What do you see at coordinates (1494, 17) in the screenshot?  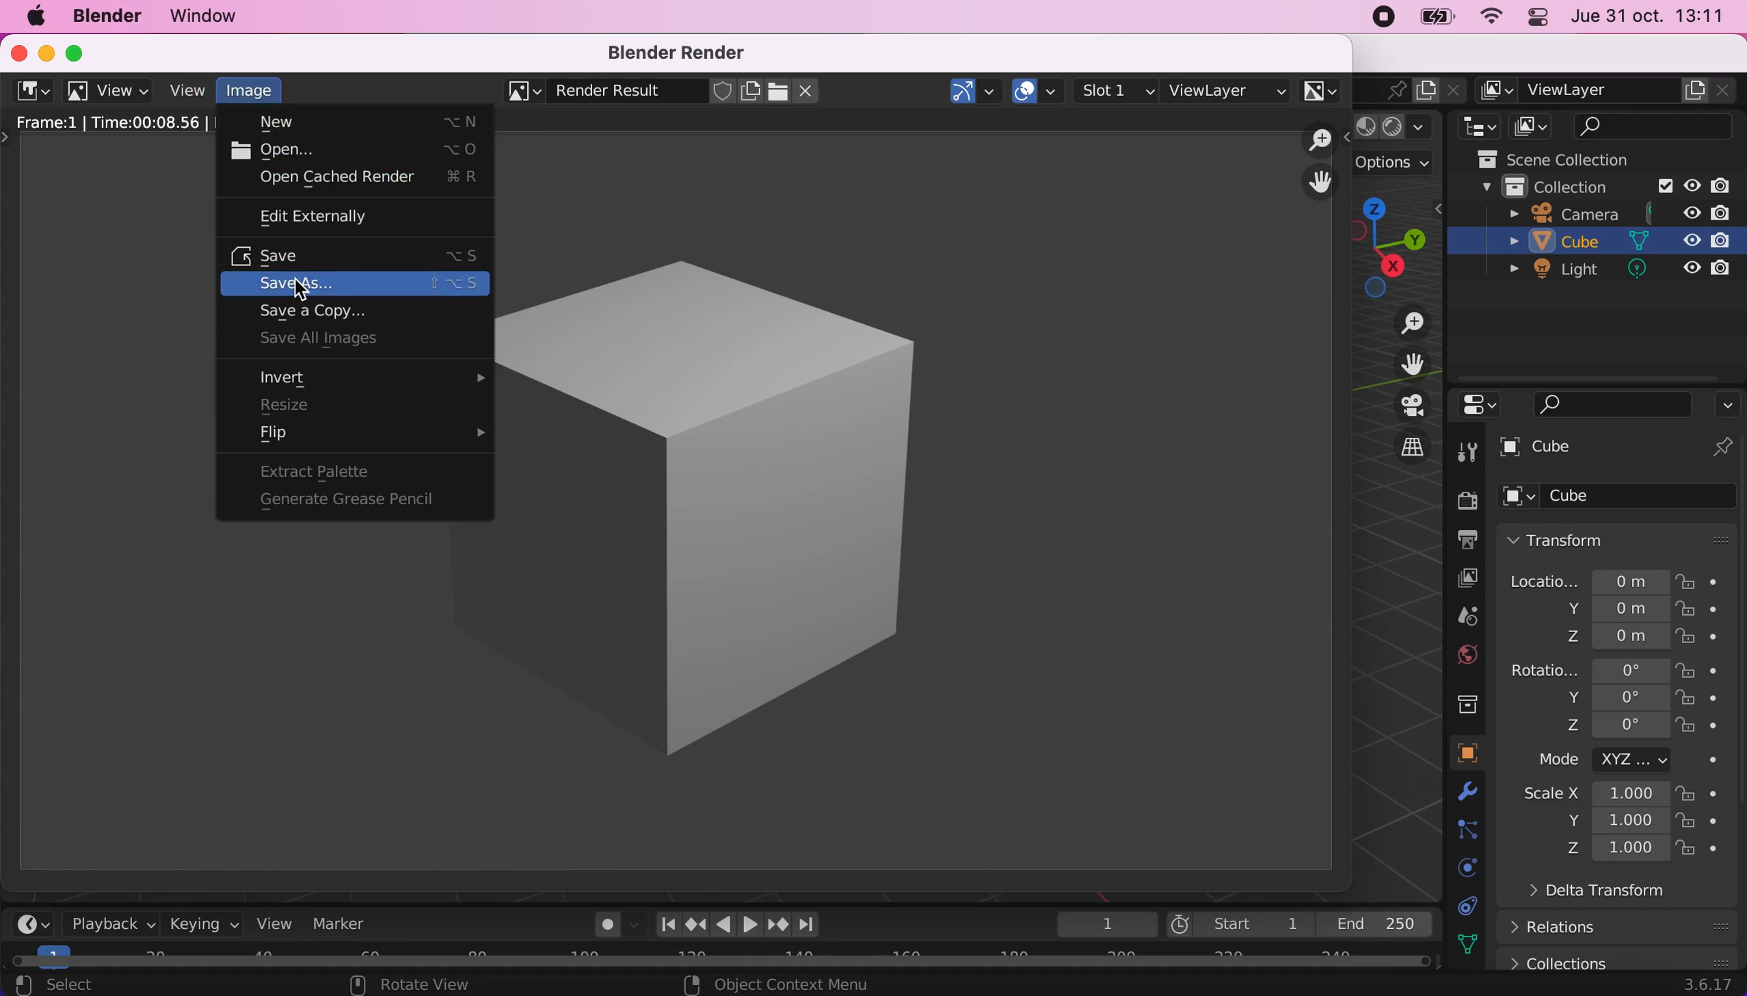 I see `wifi` at bounding box center [1494, 17].